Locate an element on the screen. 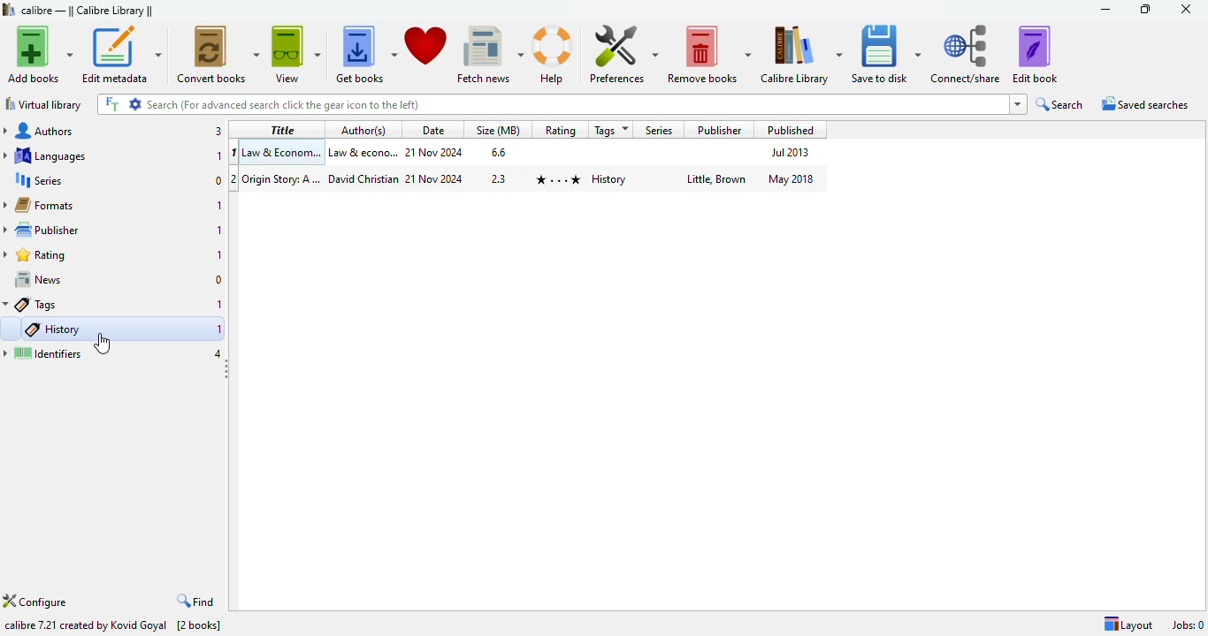  4 is located at coordinates (218, 352).